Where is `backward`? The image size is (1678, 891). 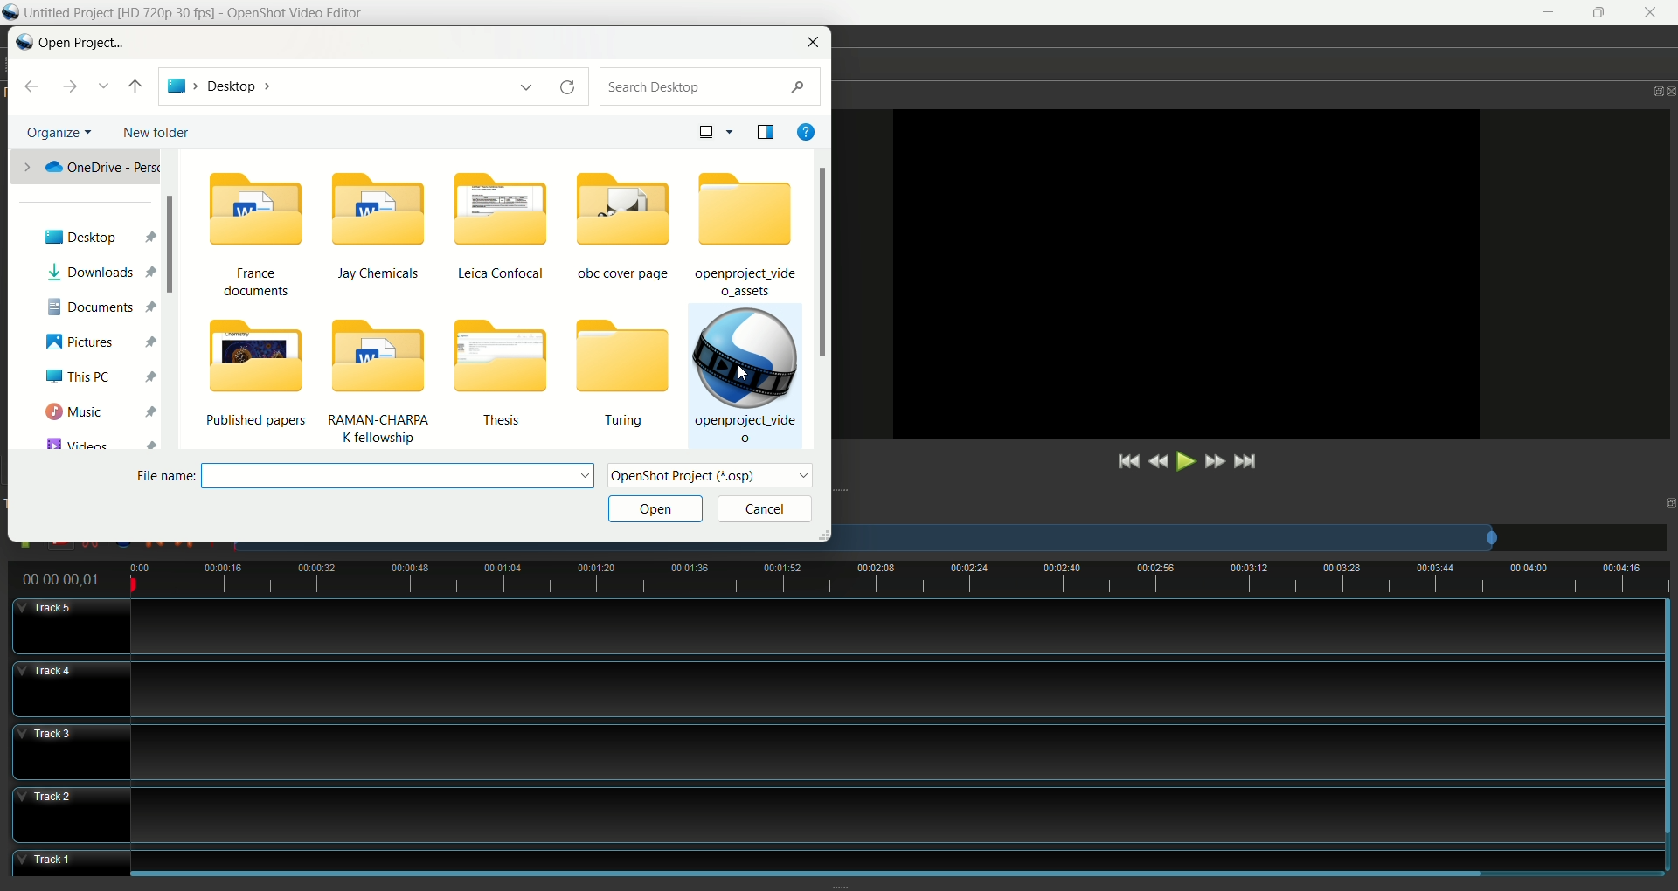 backward is located at coordinates (36, 88).